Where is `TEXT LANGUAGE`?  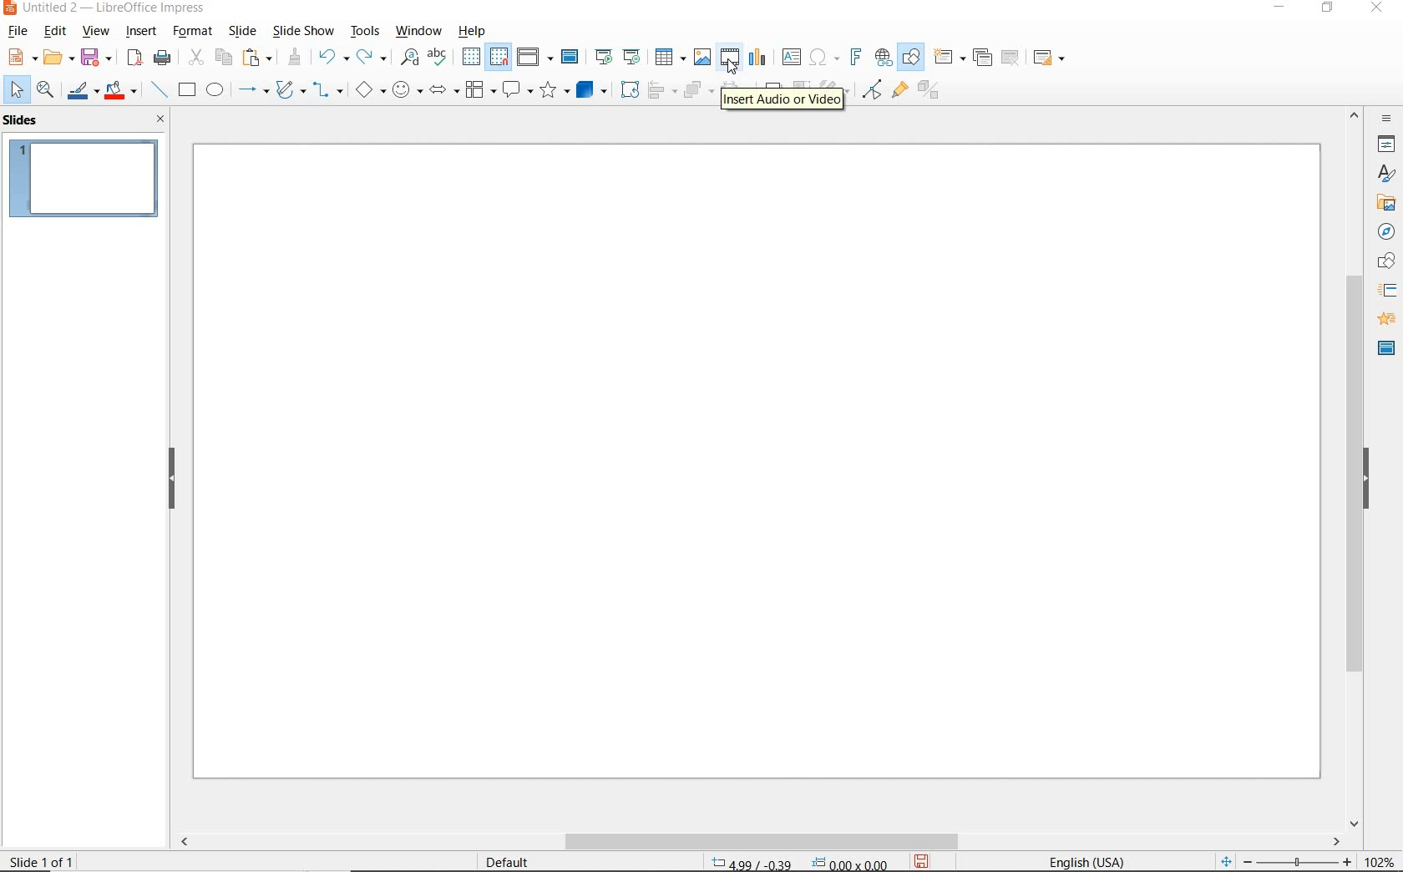 TEXT LANGUAGE is located at coordinates (1092, 859).